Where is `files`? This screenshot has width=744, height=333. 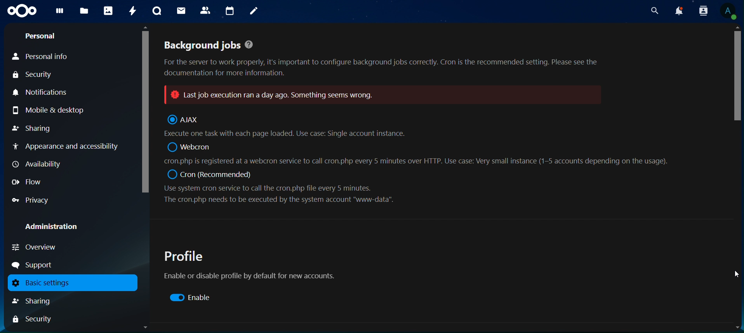 files is located at coordinates (84, 11).